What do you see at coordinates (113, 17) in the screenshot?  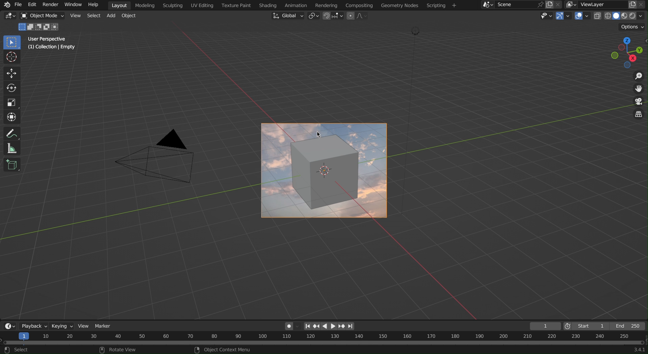 I see `Add` at bounding box center [113, 17].